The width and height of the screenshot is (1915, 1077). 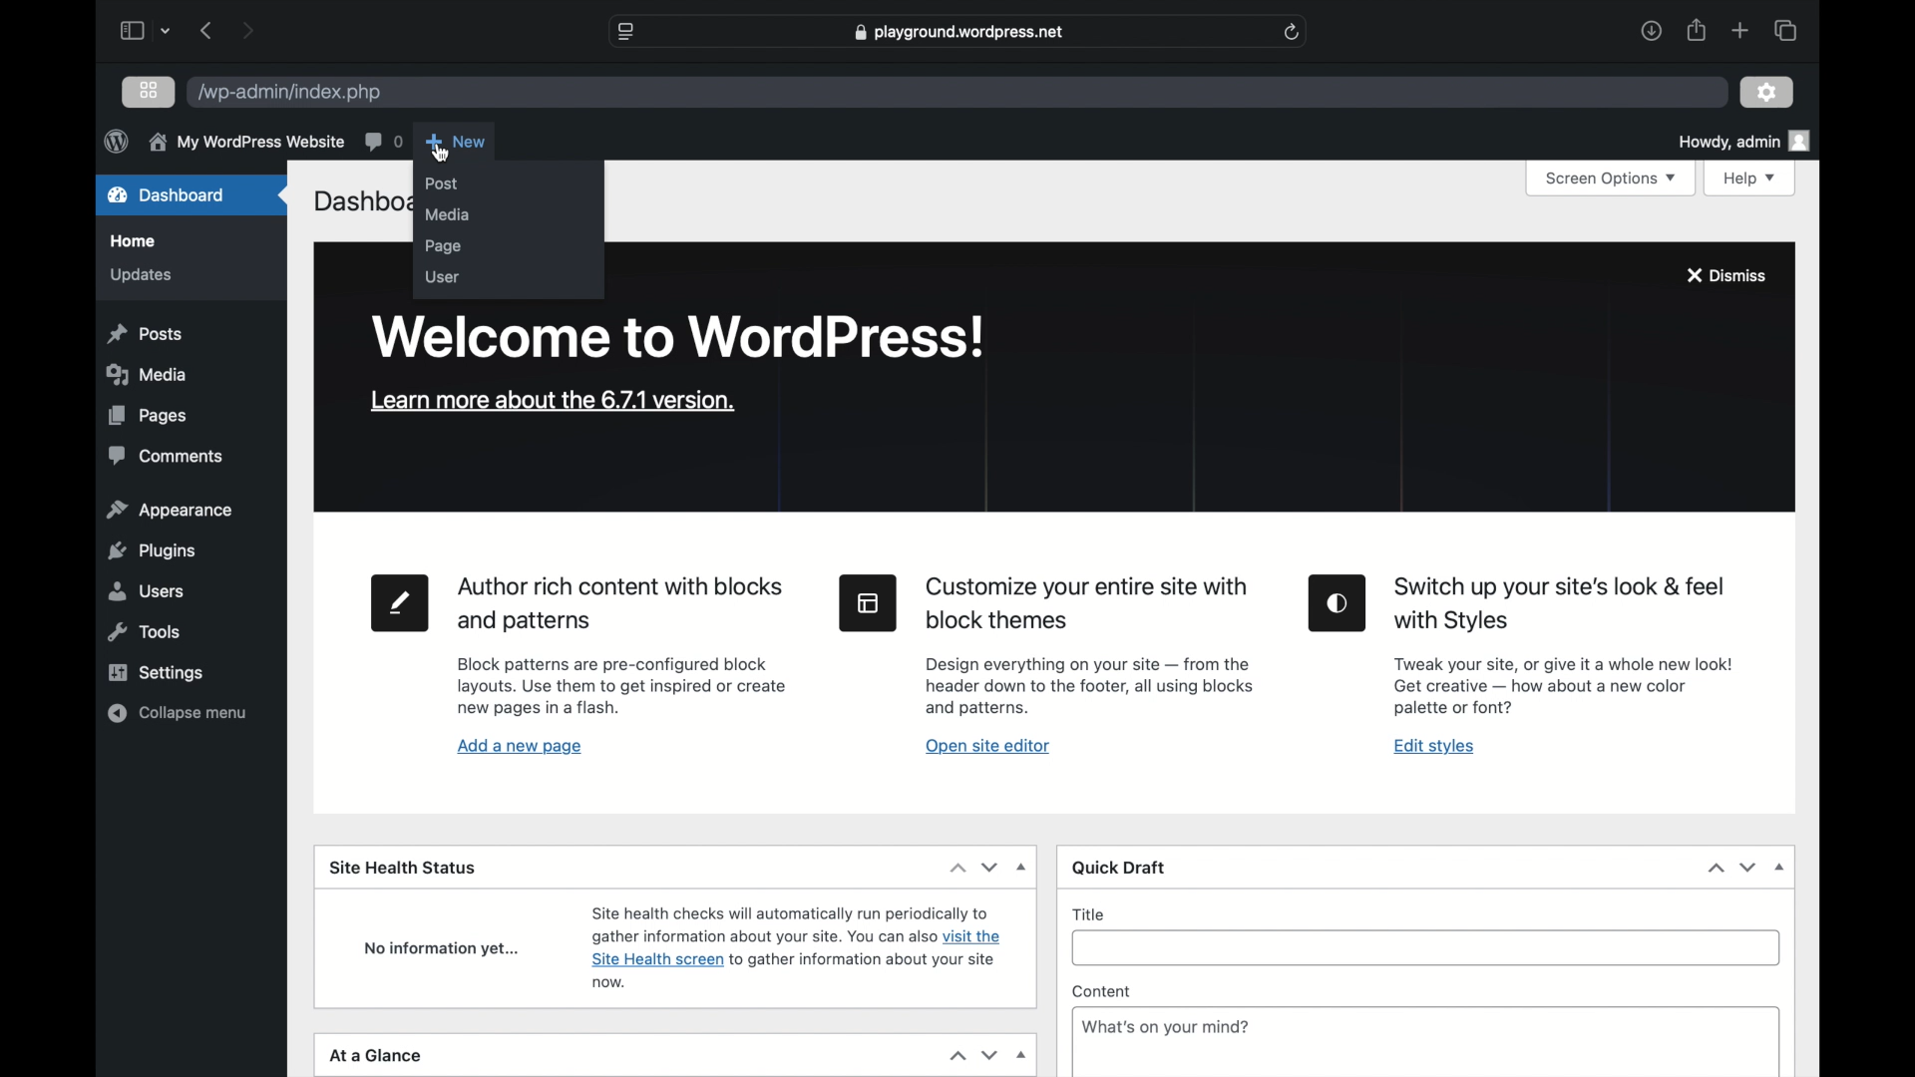 What do you see at coordinates (1747, 141) in the screenshot?
I see `howdy admin` at bounding box center [1747, 141].